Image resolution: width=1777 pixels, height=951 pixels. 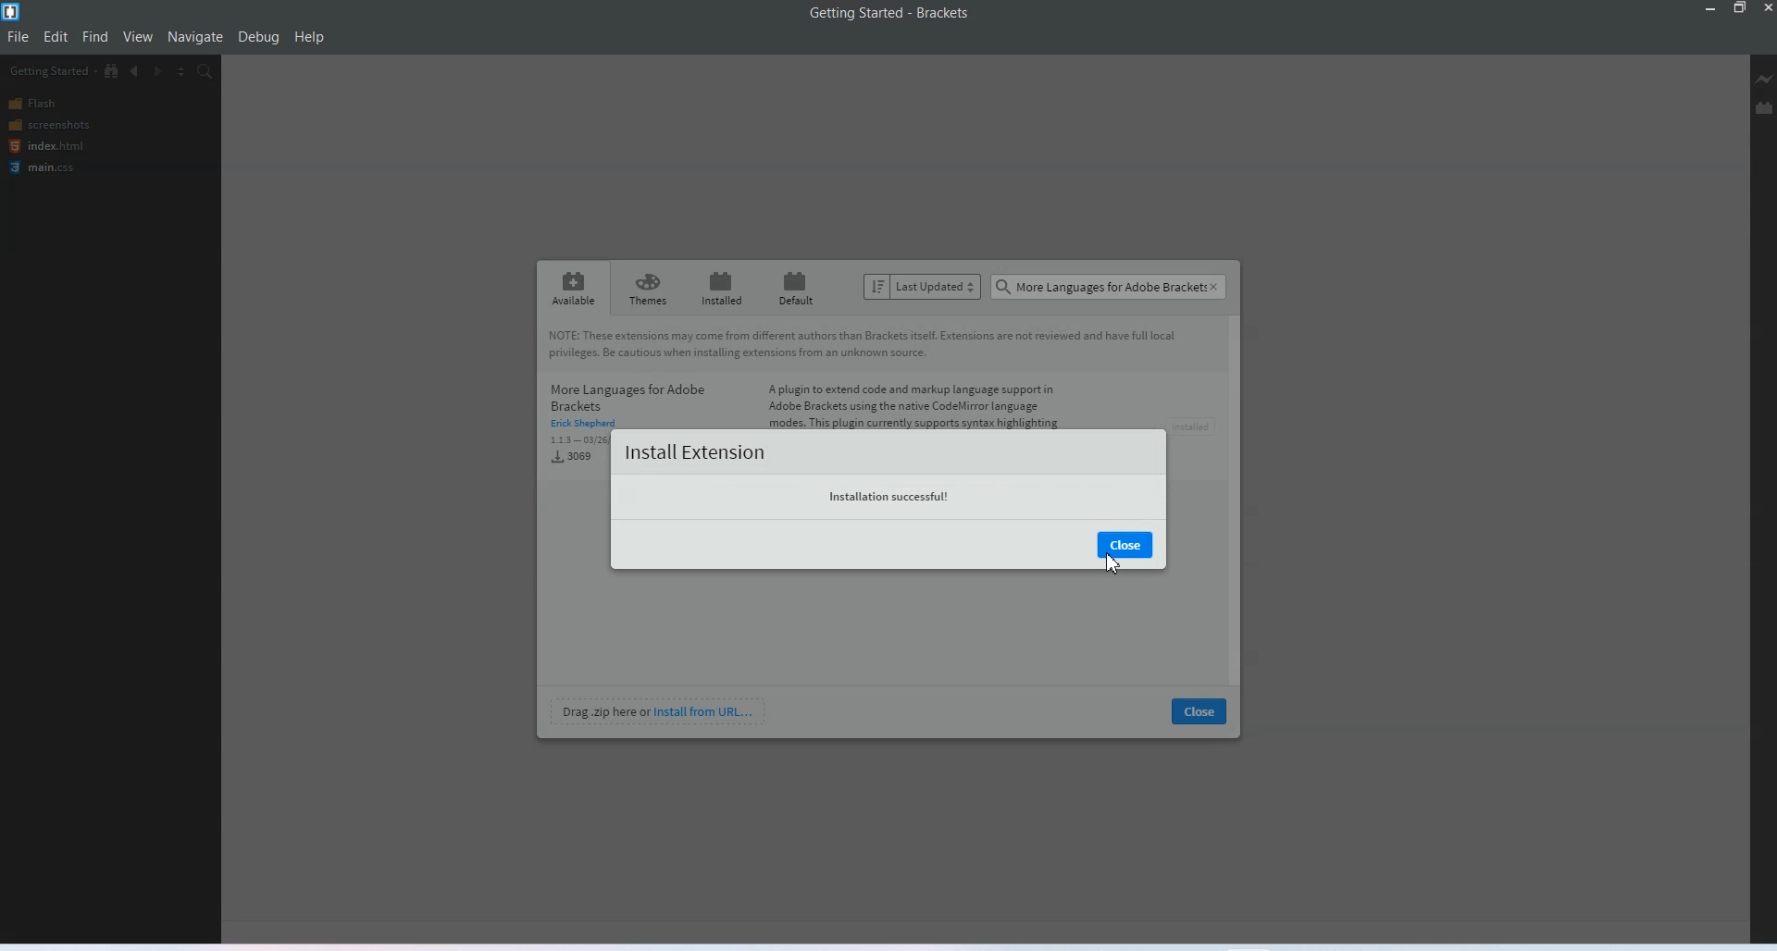 I want to click on Navigate Backwards, so click(x=136, y=71).